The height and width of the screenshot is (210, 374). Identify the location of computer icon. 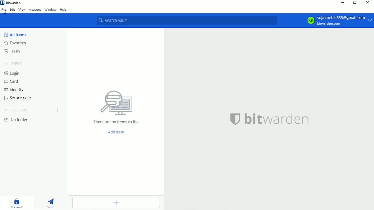
(114, 103).